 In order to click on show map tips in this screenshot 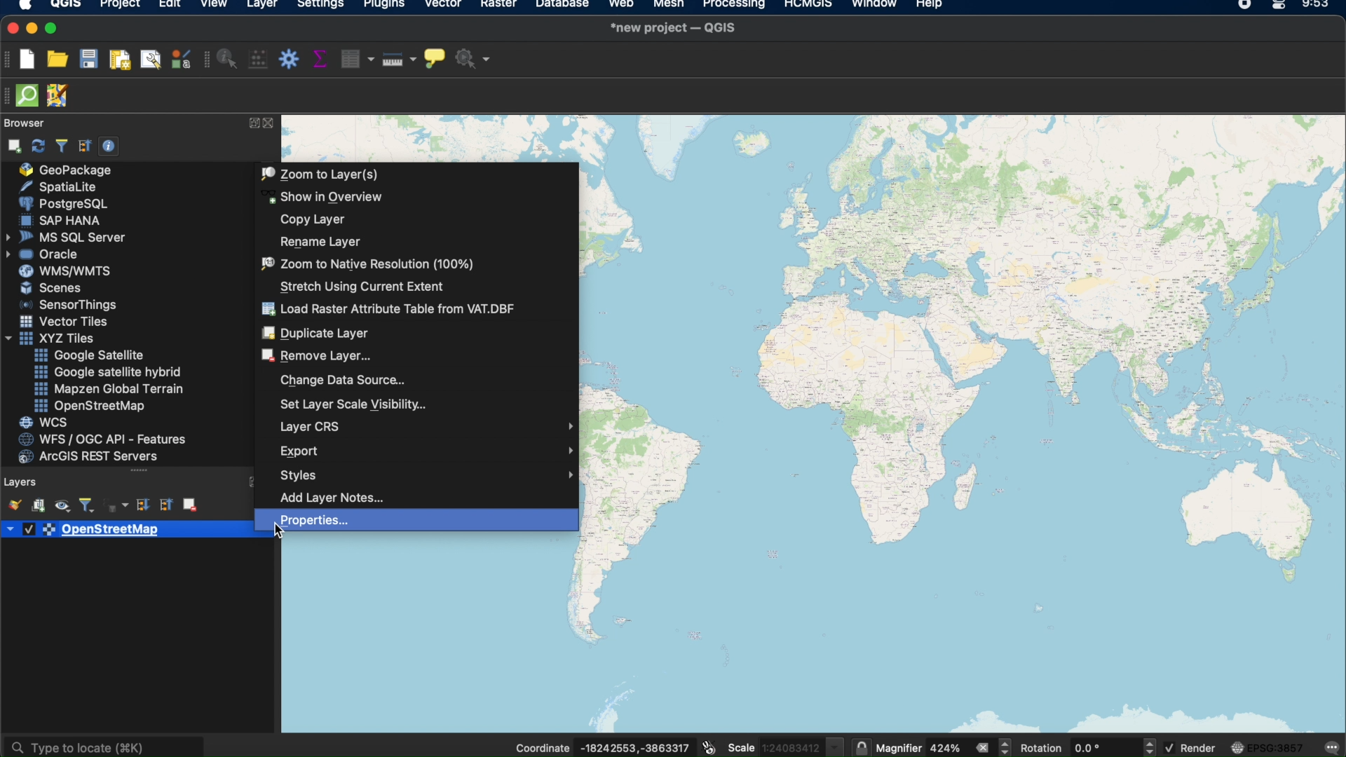, I will do `click(434, 58)`.